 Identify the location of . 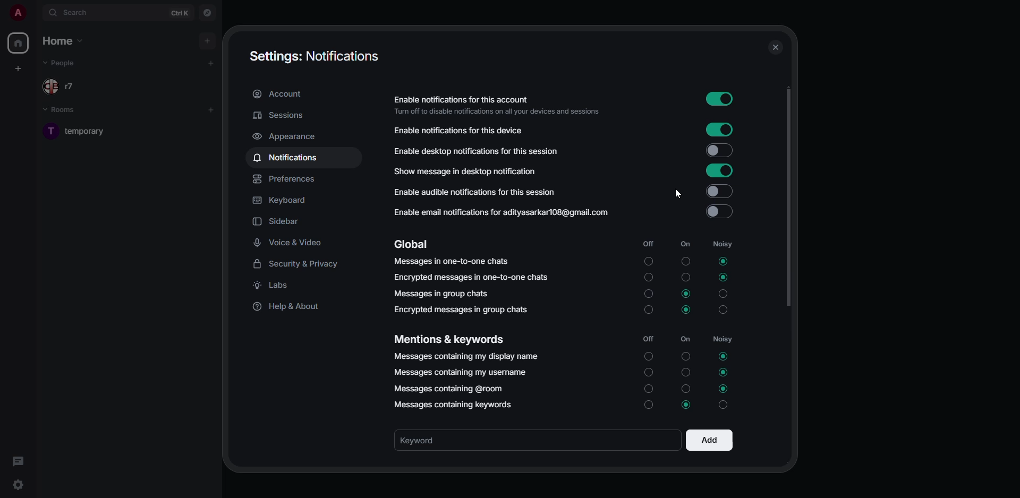
(721, 405).